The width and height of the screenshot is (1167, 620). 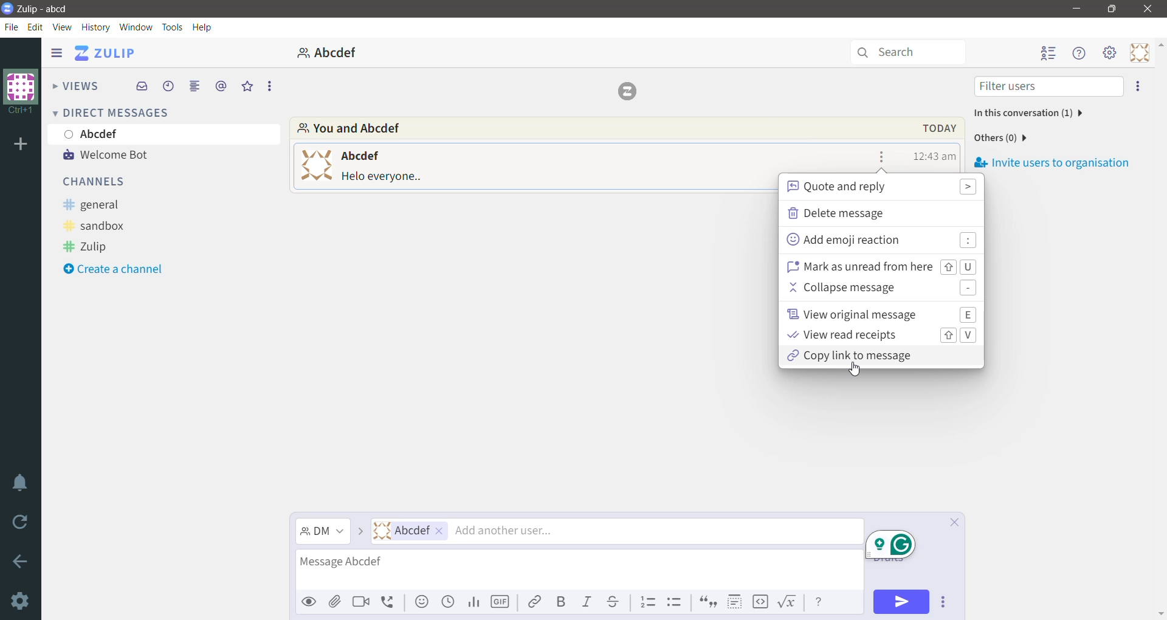 What do you see at coordinates (613, 602) in the screenshot?
I see `Strikethrough` at bounding box center [613, 602].